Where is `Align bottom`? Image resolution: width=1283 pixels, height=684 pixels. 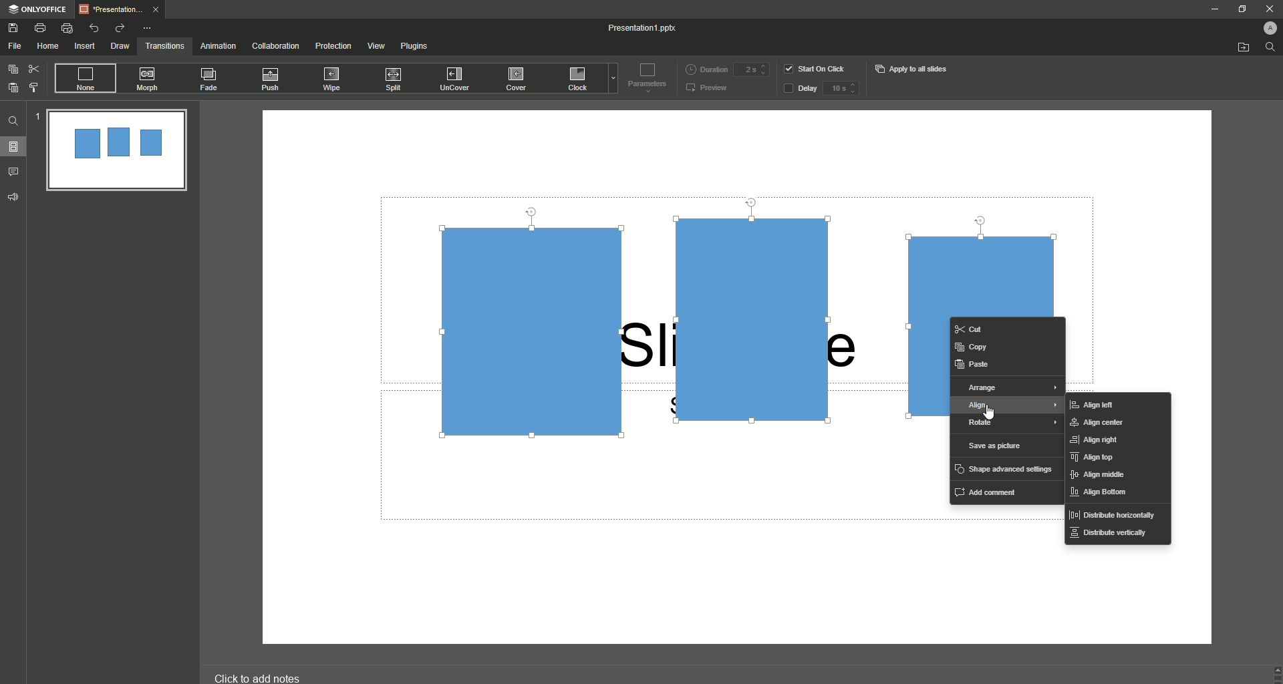
Align bottom is located at coordinates (1101, 494).